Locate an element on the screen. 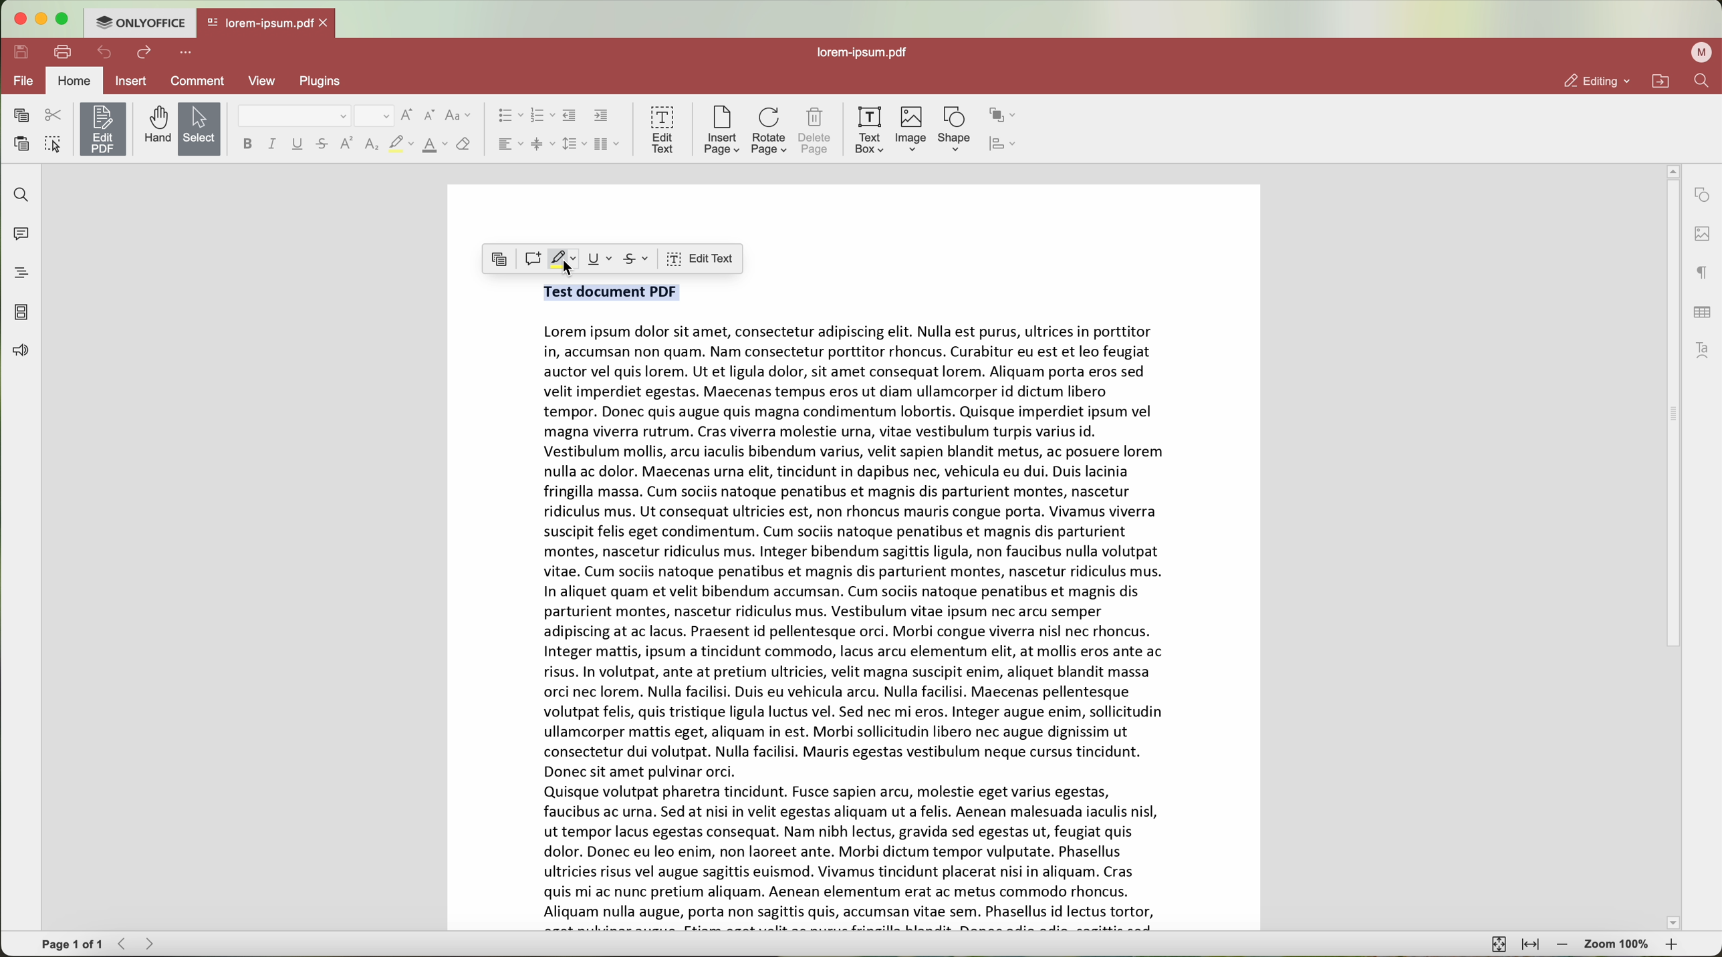 This screenshot has height=957, width=1722. paste is located at coordinates (23, 146).